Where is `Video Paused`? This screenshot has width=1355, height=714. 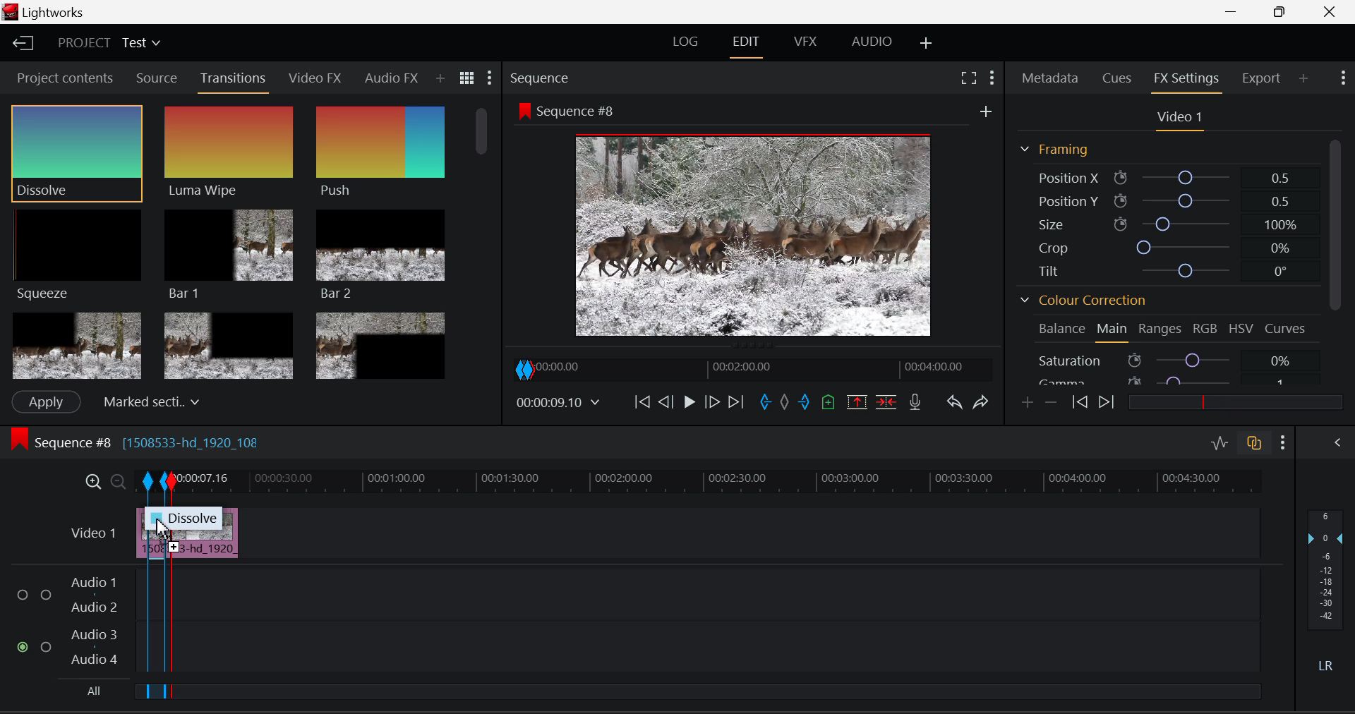 Video Paused is located at coordinates (687, 404).